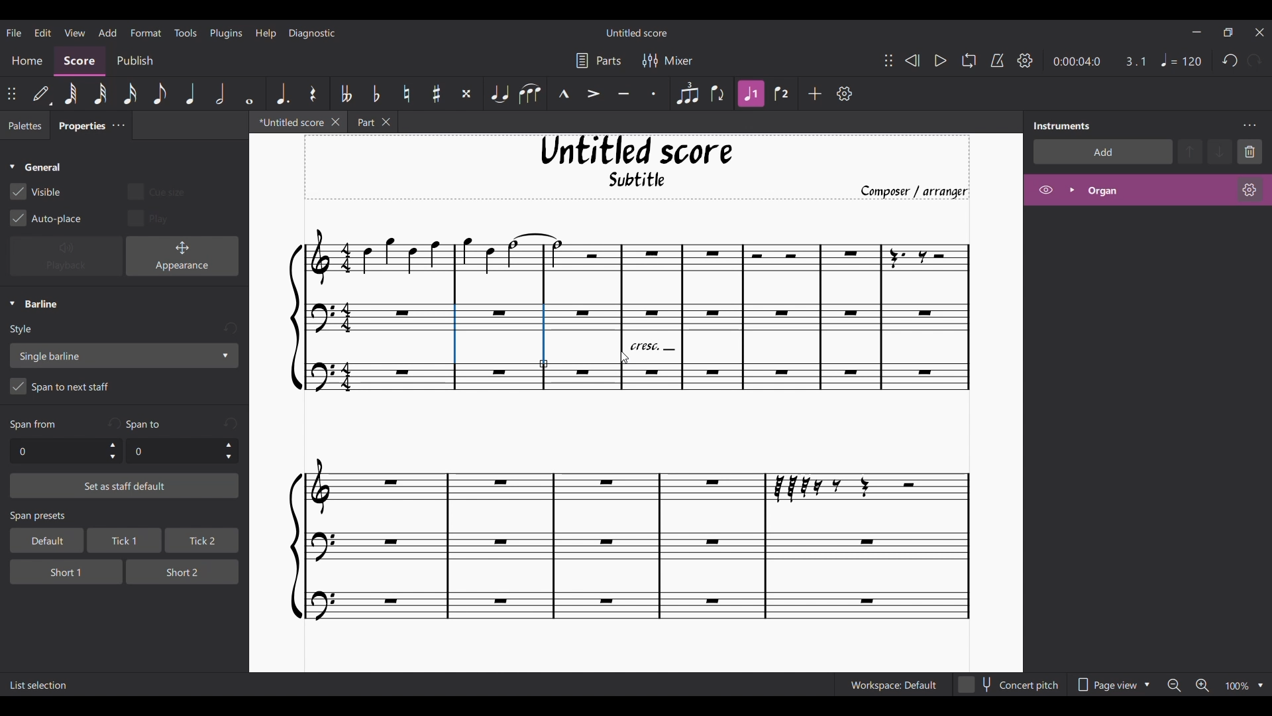 The image size is (1272, 716). What do you see at coordinates (78, 127) in the screenshot?
I see `Properties tab, current selection` at bounding box center [78, 127].